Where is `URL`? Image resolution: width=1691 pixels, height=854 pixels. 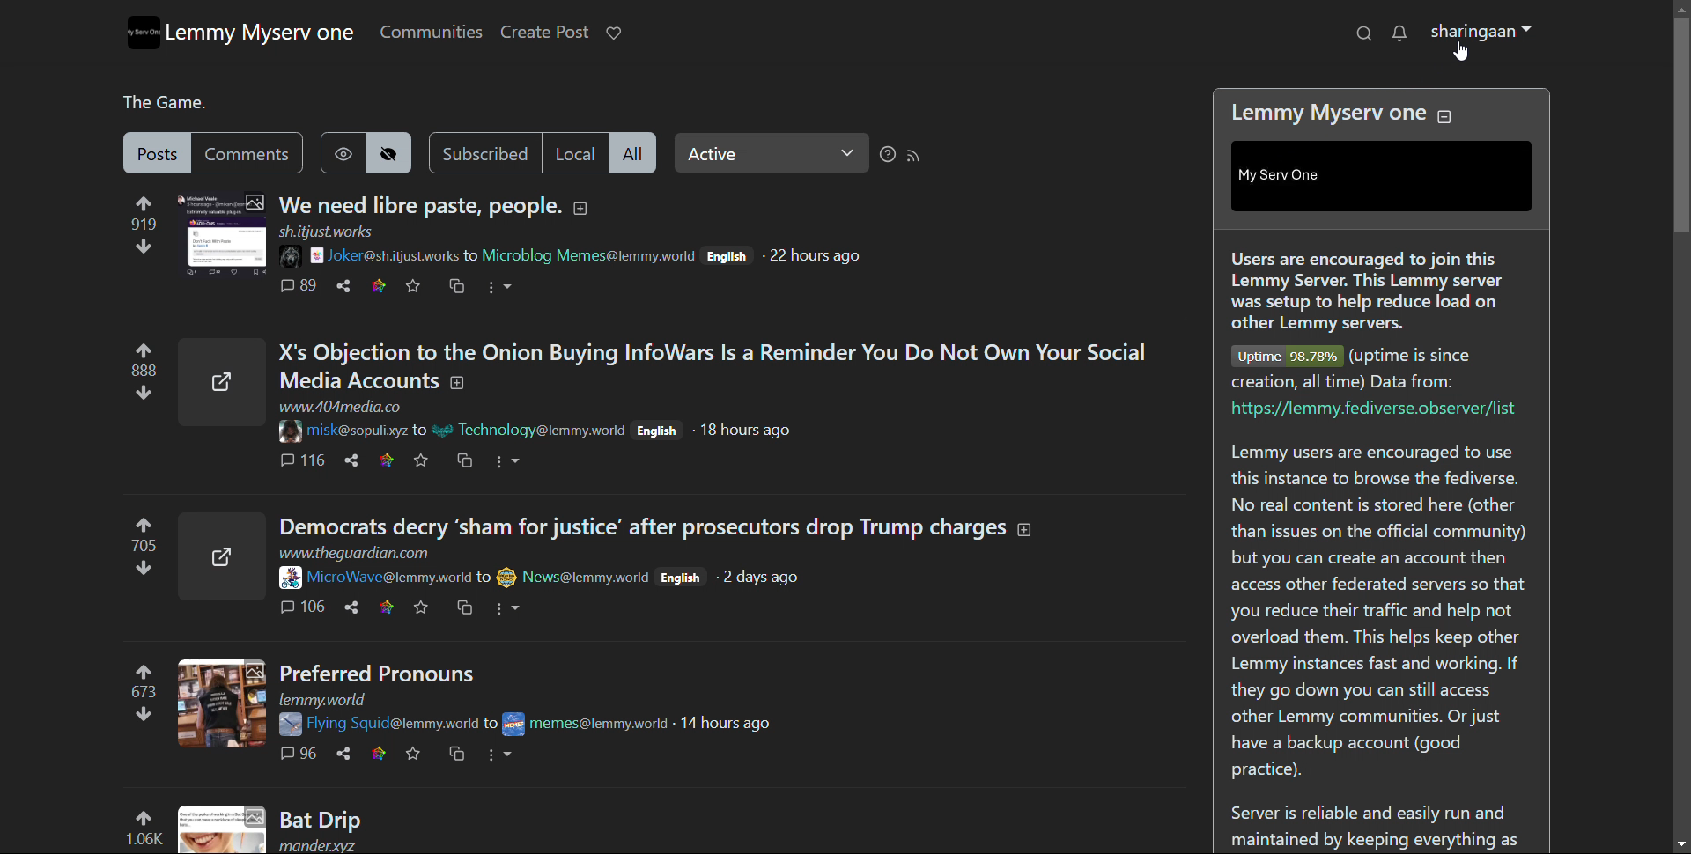
URL is located at coordinates (329, 230).